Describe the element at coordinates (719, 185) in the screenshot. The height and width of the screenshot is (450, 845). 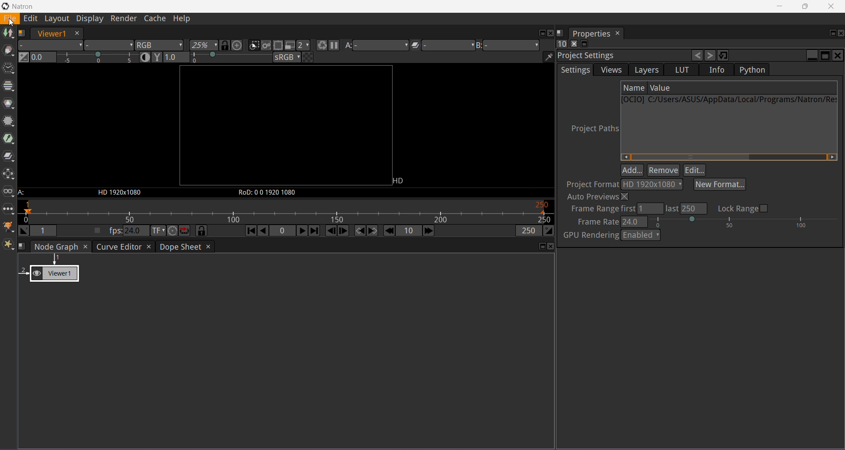
I see `Select New Format` at that location.